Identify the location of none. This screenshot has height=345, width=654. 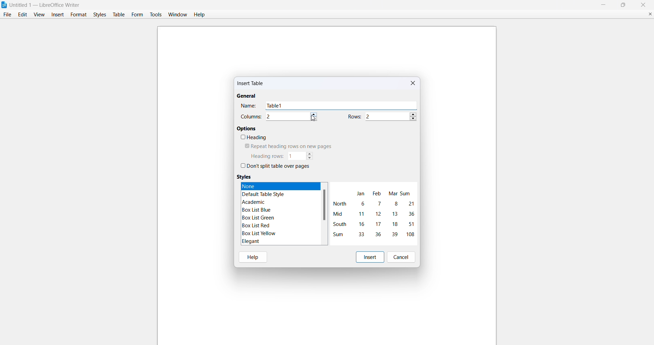
(272, 186).